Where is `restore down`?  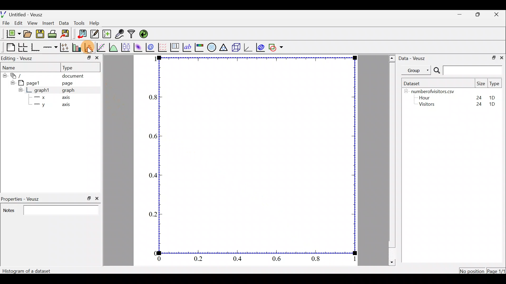
restore down is located at coordinates (88, 198).